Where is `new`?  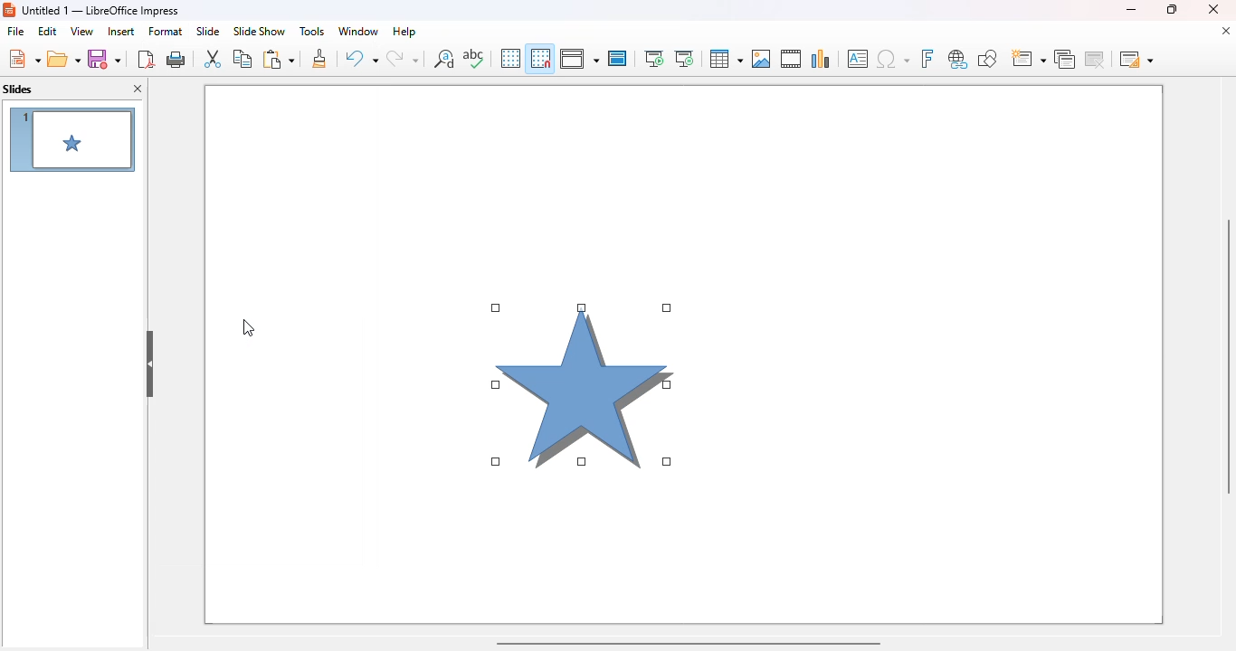 new is located at coordinates (24, 59).